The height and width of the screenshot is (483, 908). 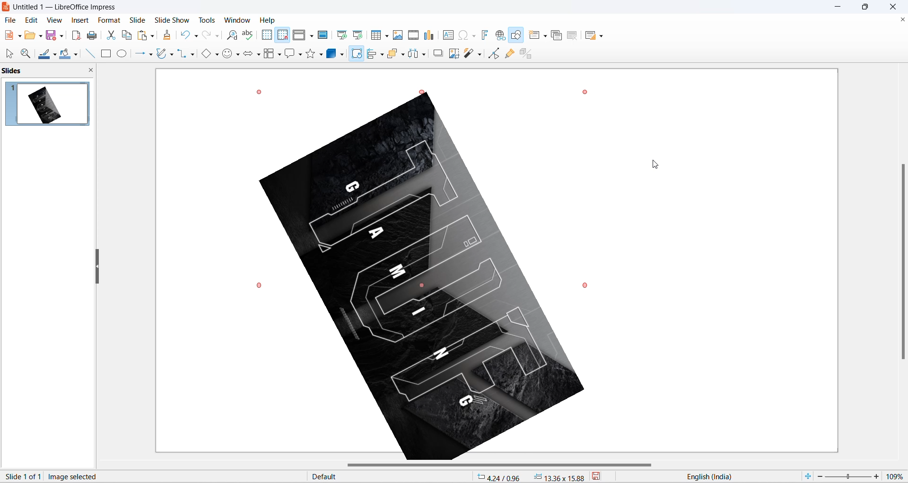 What do you see at coordinates (79, 21) in the screenshot?
I see `insert` at bounding box center [79, 21].